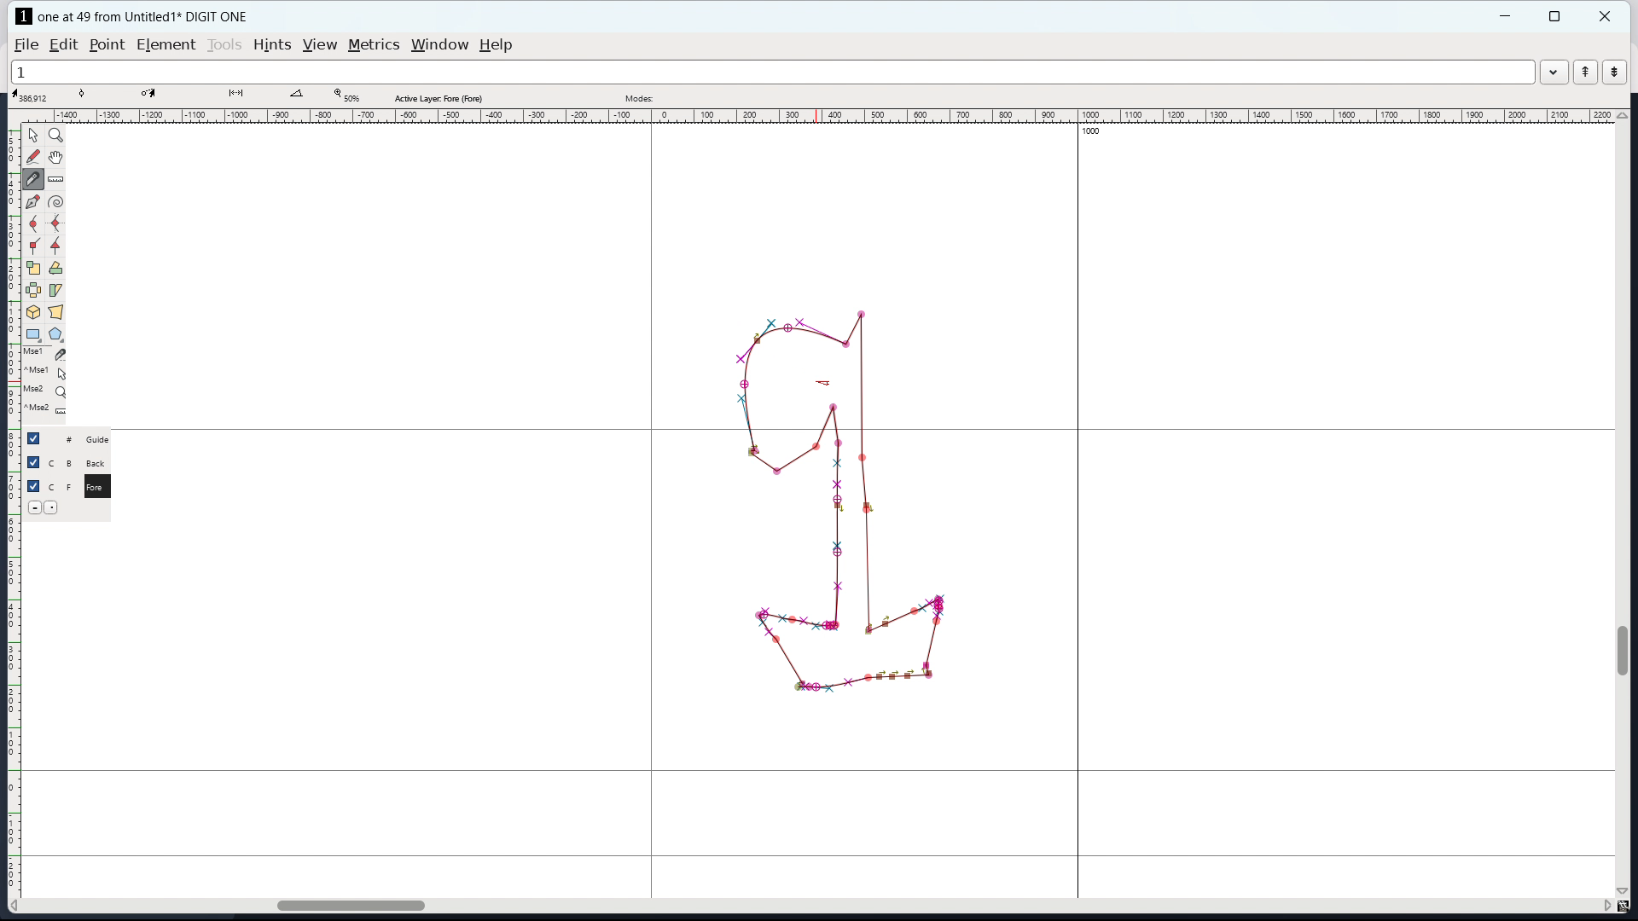 This screenshot has width=1638, height=921. Describe the element at coordinates (440, 45) in the screenshot. I see `window` at that location.